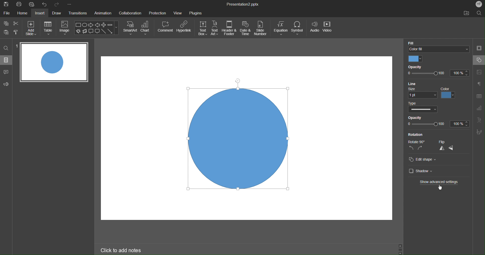 The width and height of the screenshot is (485, 255). What do you see at coordinates (53, 62) in the screenshot?
I see `Slide 1` at bounding box center [53, 62].